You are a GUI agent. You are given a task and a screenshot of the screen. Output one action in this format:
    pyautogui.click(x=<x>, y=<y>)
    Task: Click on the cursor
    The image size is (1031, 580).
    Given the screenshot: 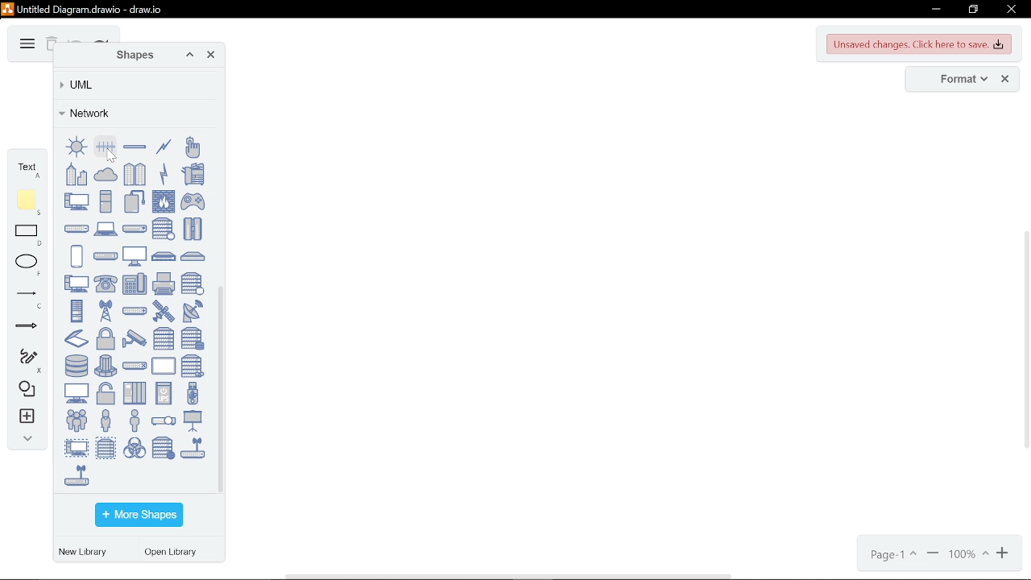 What is the action you would take?
    pyautogui.click(x=111, y=156)
    